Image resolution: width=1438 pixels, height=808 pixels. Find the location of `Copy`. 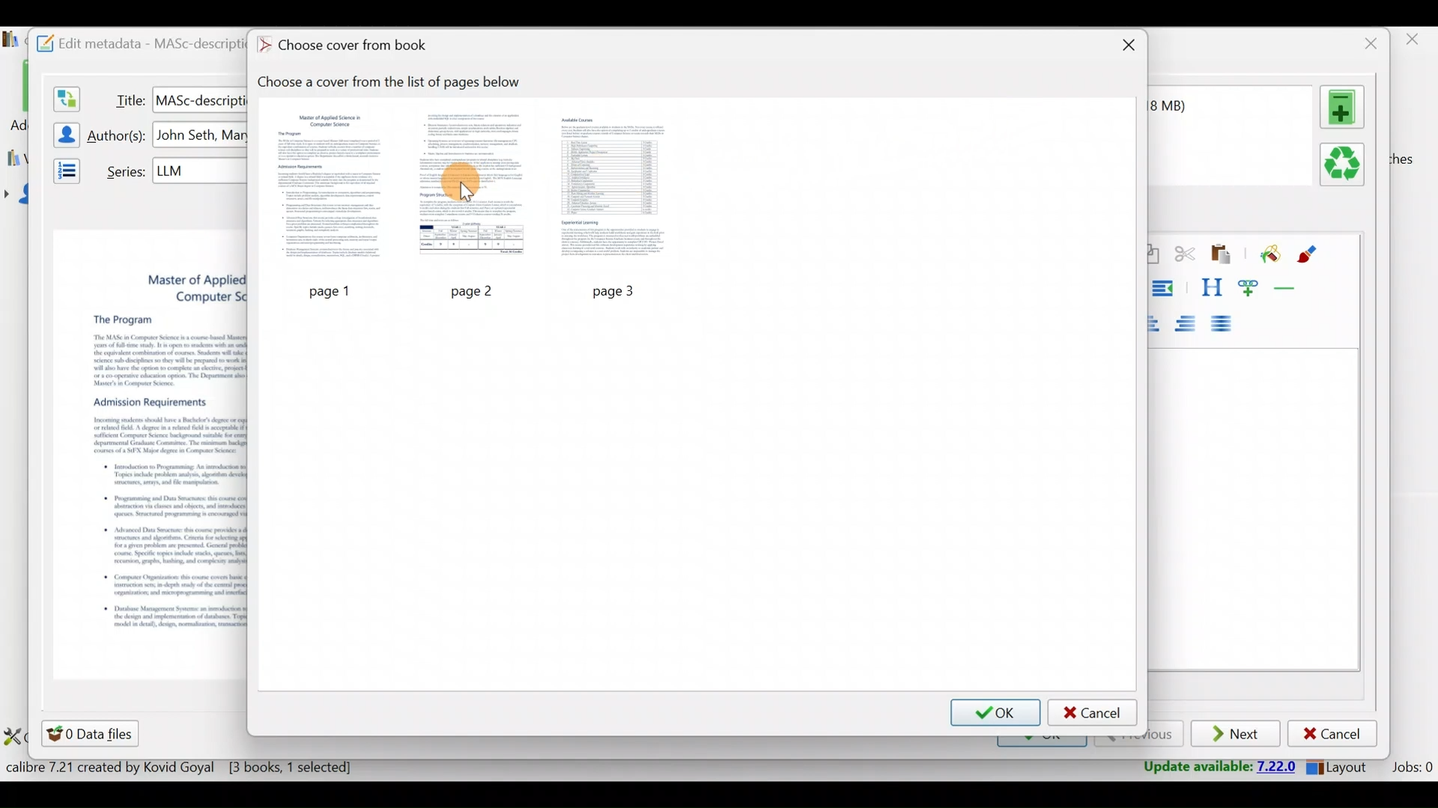

Copy is located at coordinates (1153, 255).